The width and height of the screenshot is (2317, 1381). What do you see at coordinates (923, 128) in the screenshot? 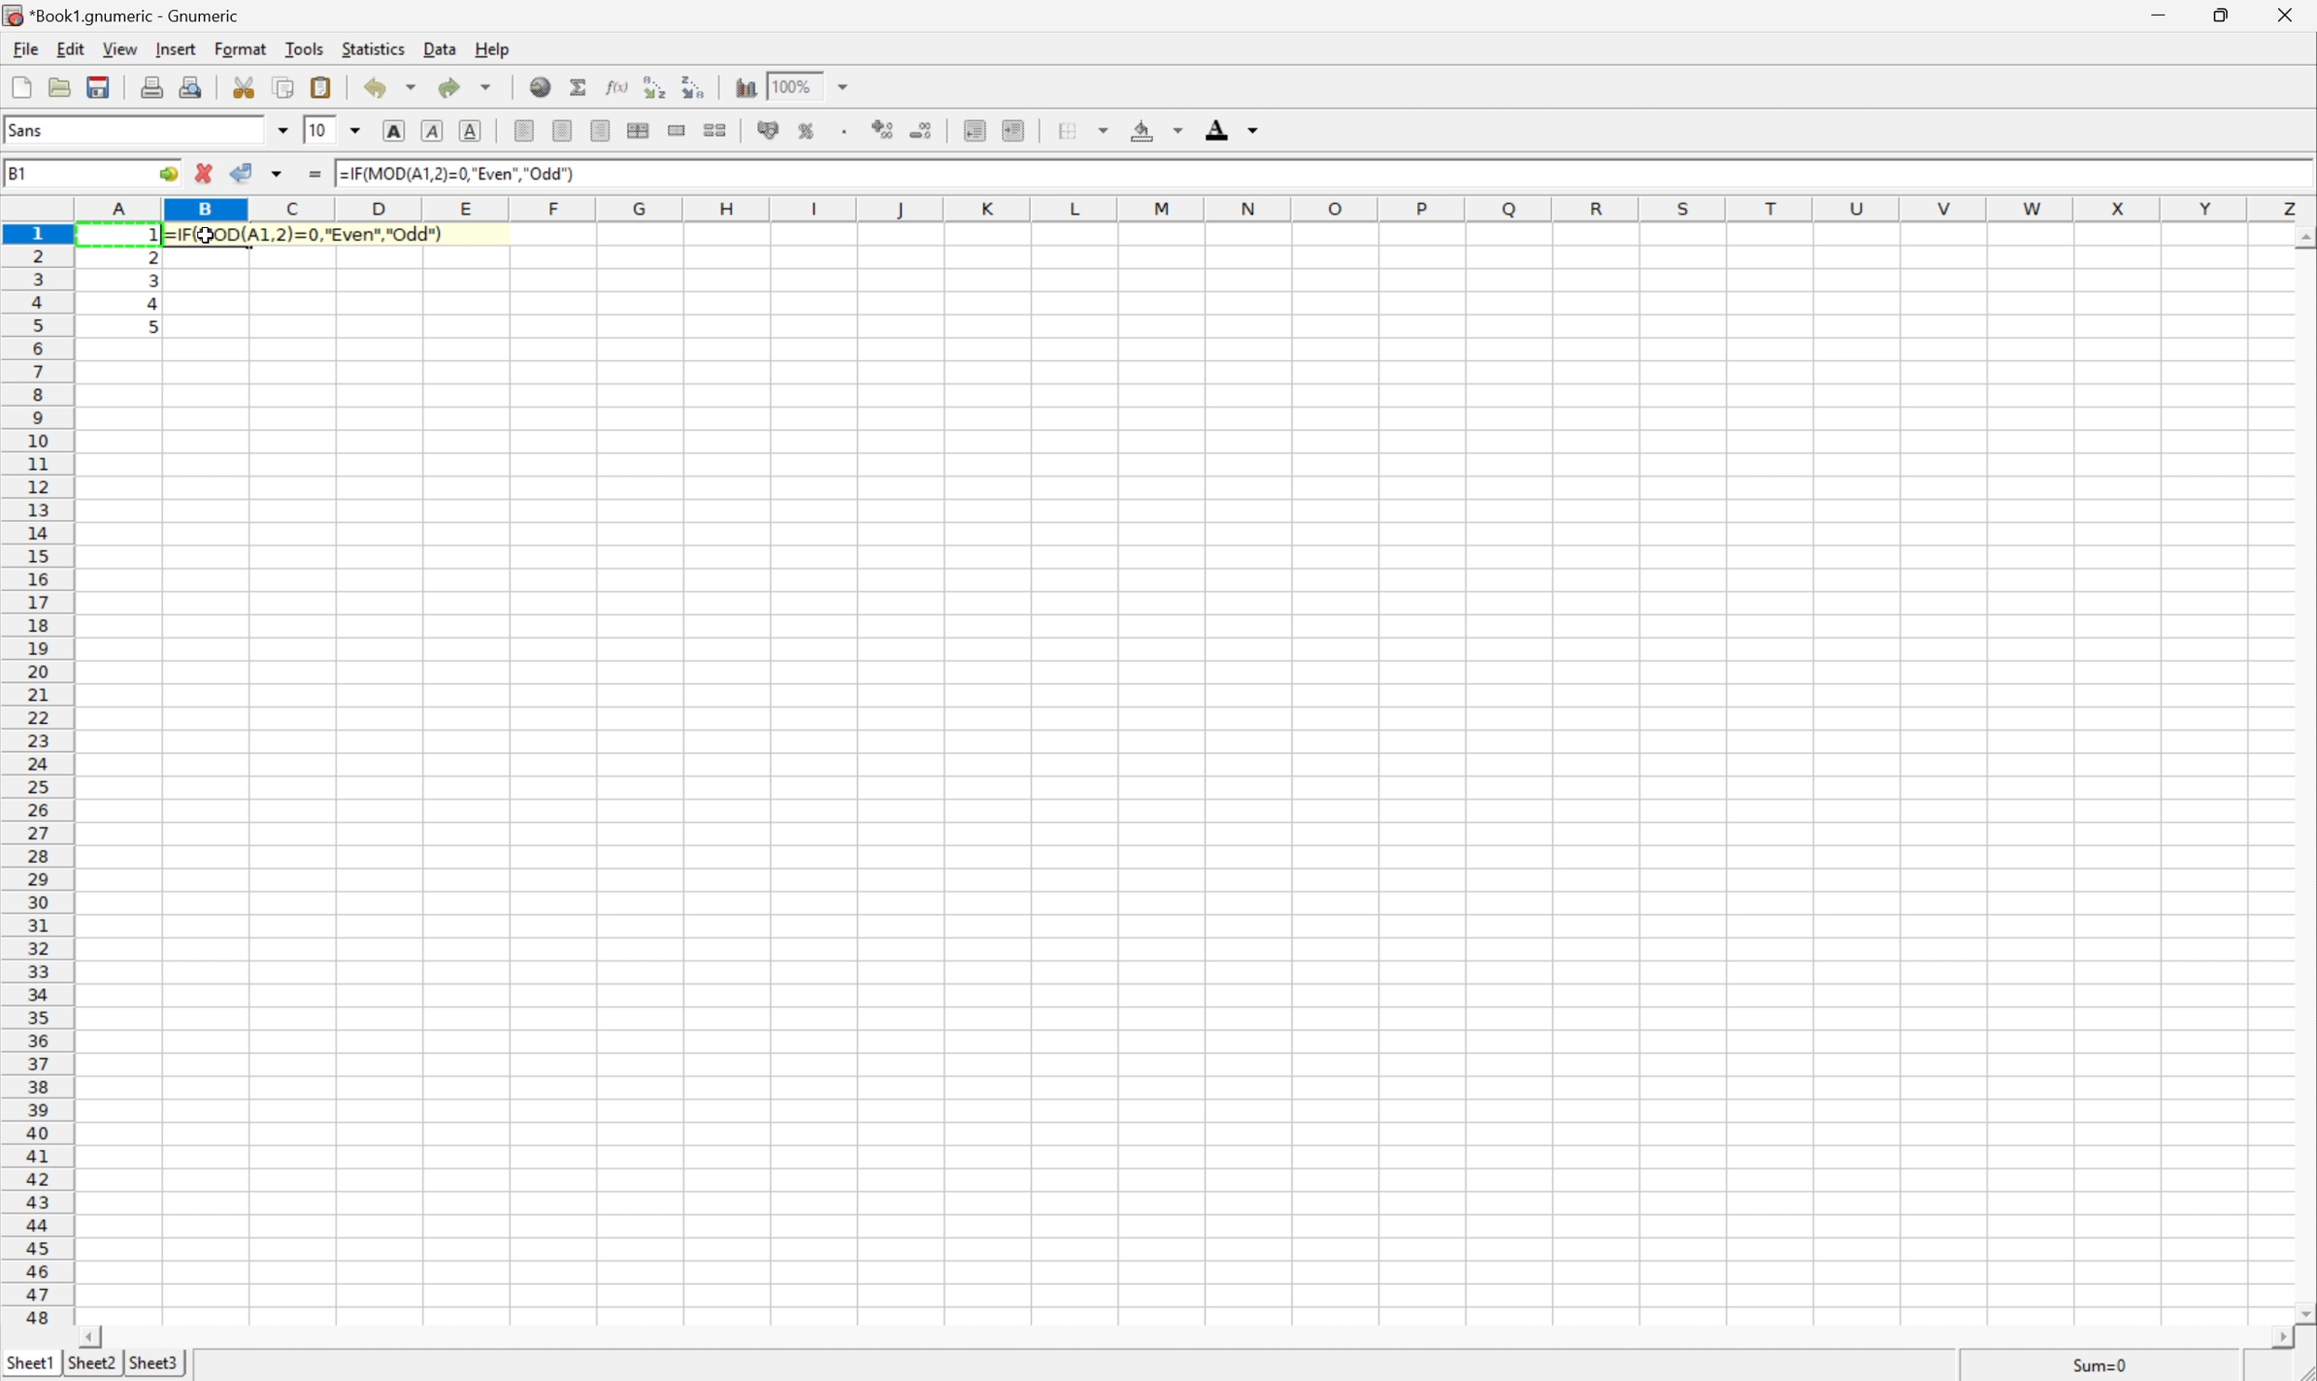
I see `Decrease the decimals displayed` at bounding box center [923, 128].